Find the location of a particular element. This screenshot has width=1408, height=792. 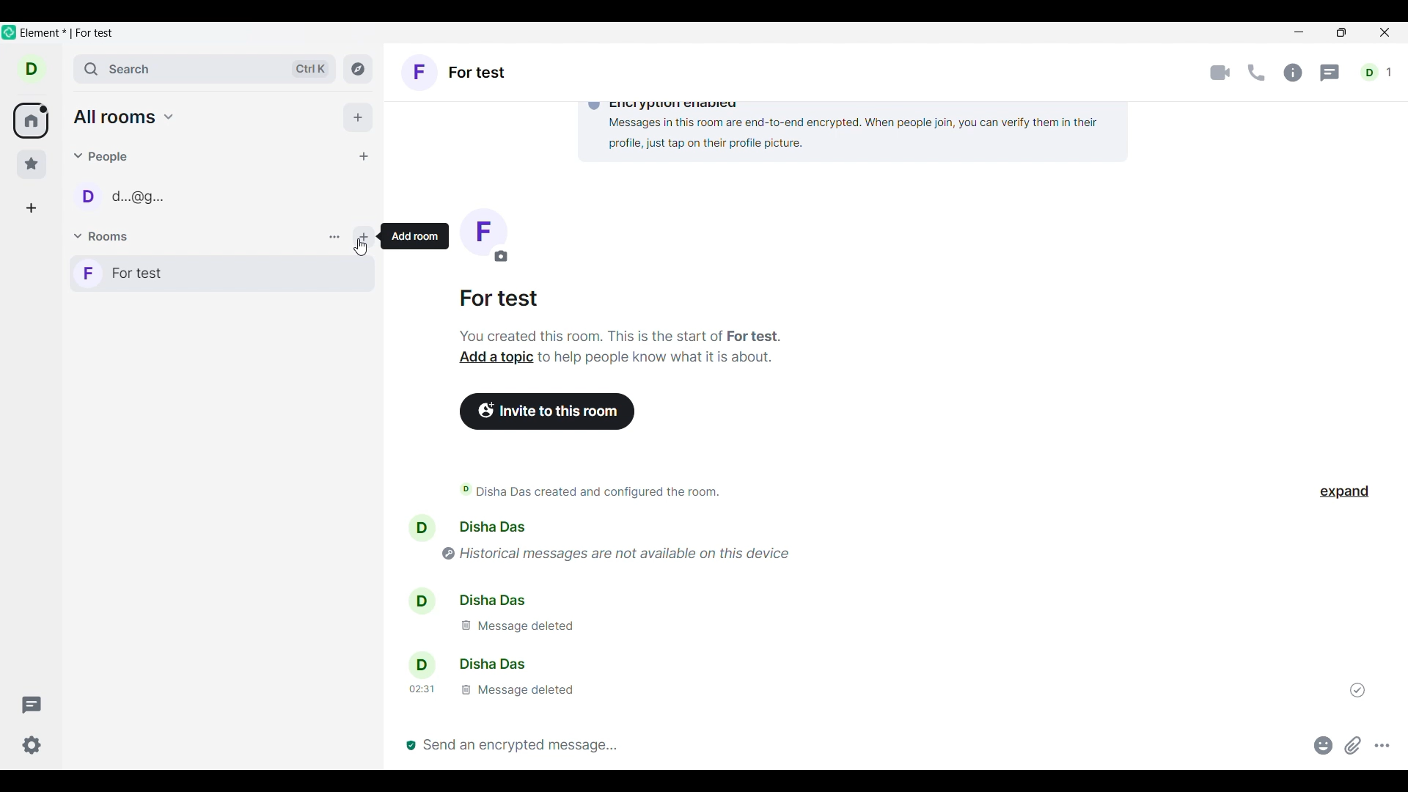

Add room is located at coordinates (364, 237).